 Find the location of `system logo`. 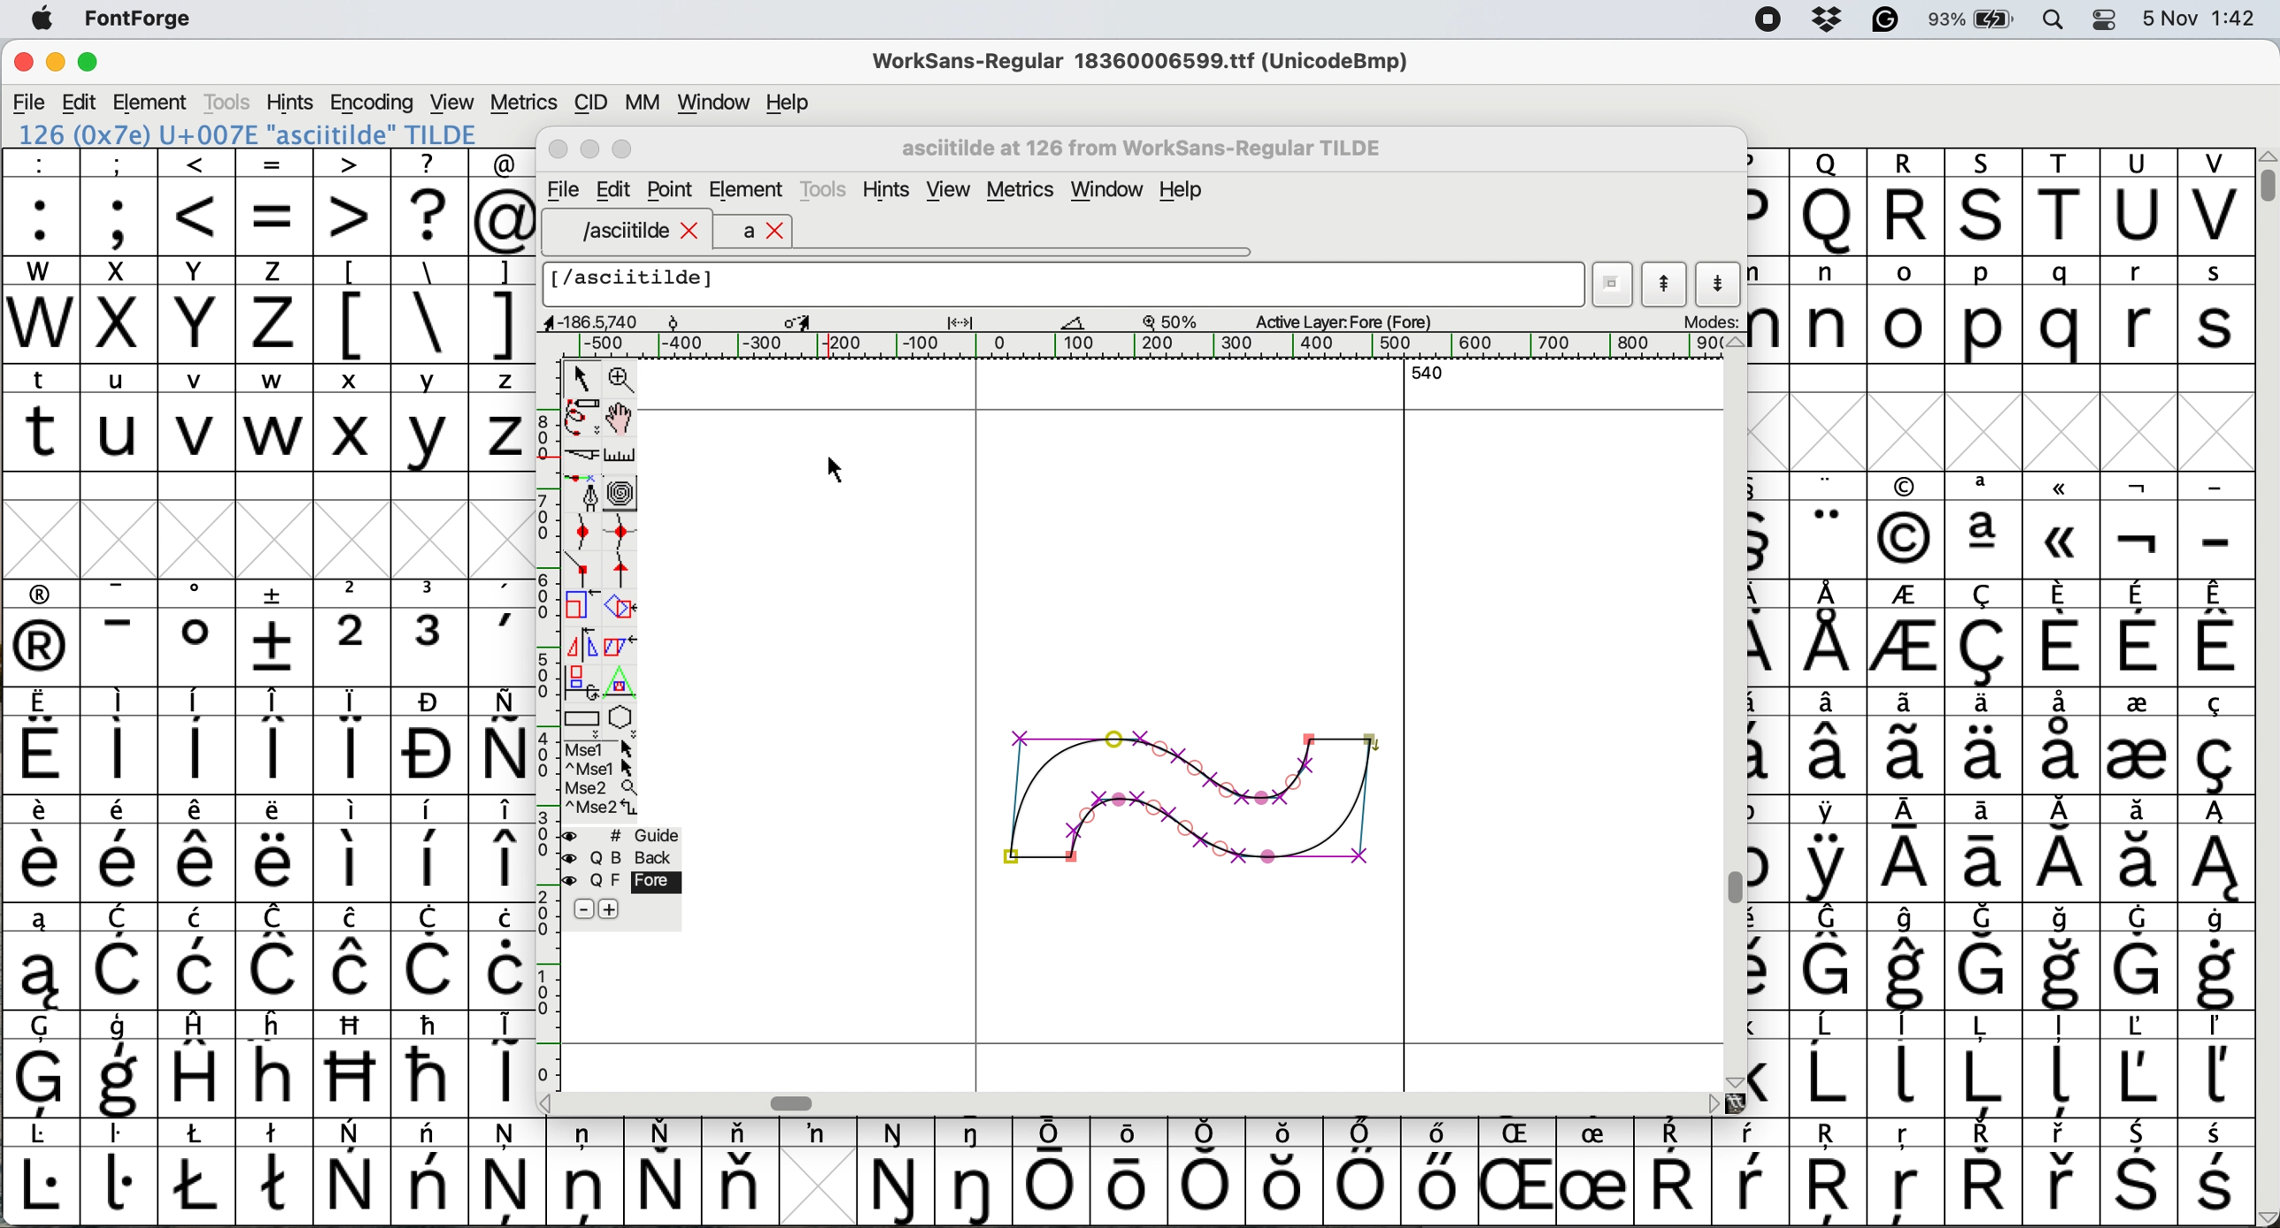

system logo is located at coordinates (42, 20).